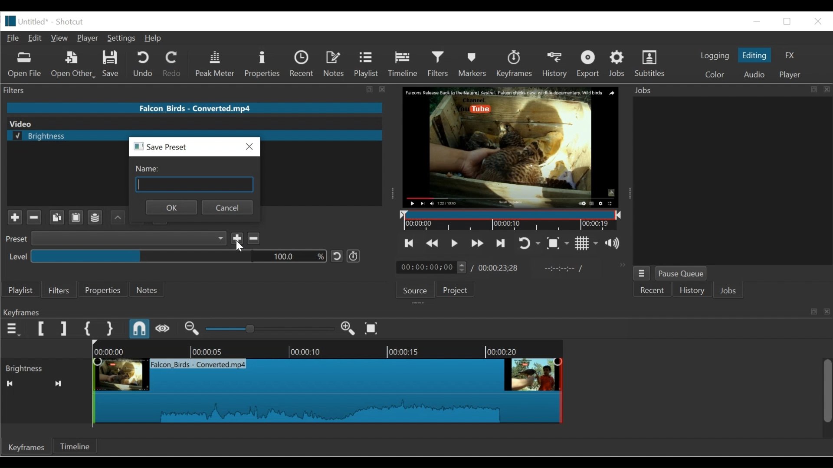  Describe the element at coordinates (438, 65) in the screenshot. I see `Filters` at that location.